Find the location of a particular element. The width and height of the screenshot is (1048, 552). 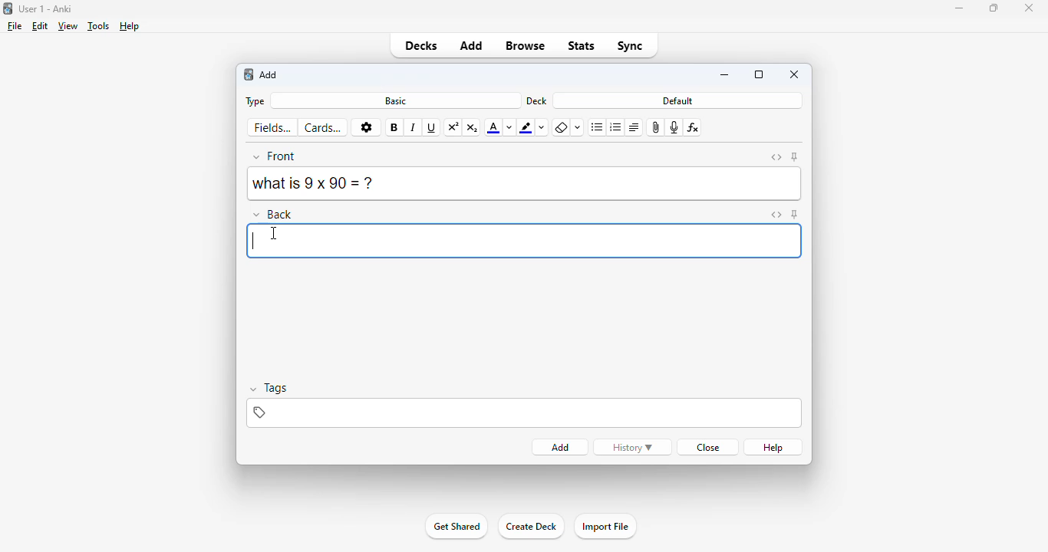

remove formatting is located at coordinates (562, 127).